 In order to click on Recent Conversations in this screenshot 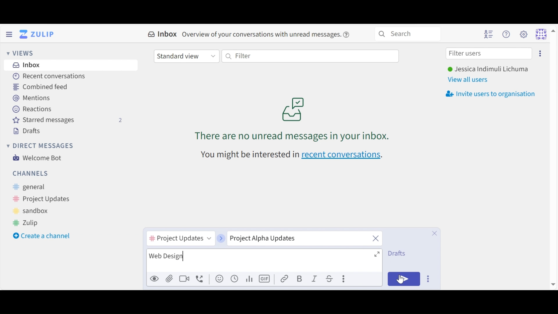, I will do `click(50, 76)`.